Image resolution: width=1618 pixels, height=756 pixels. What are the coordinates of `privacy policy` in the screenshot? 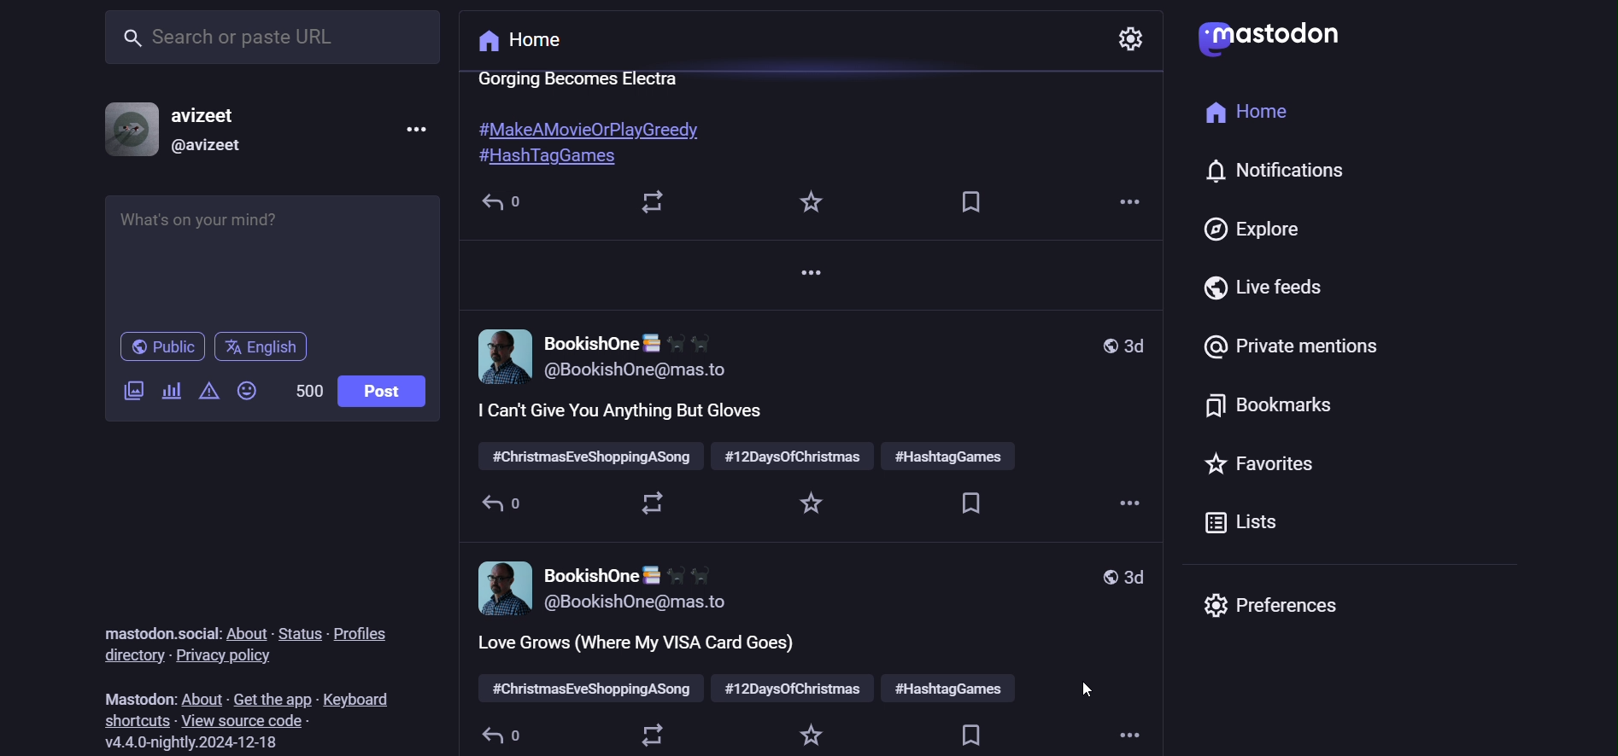 It's located at (227, 657).